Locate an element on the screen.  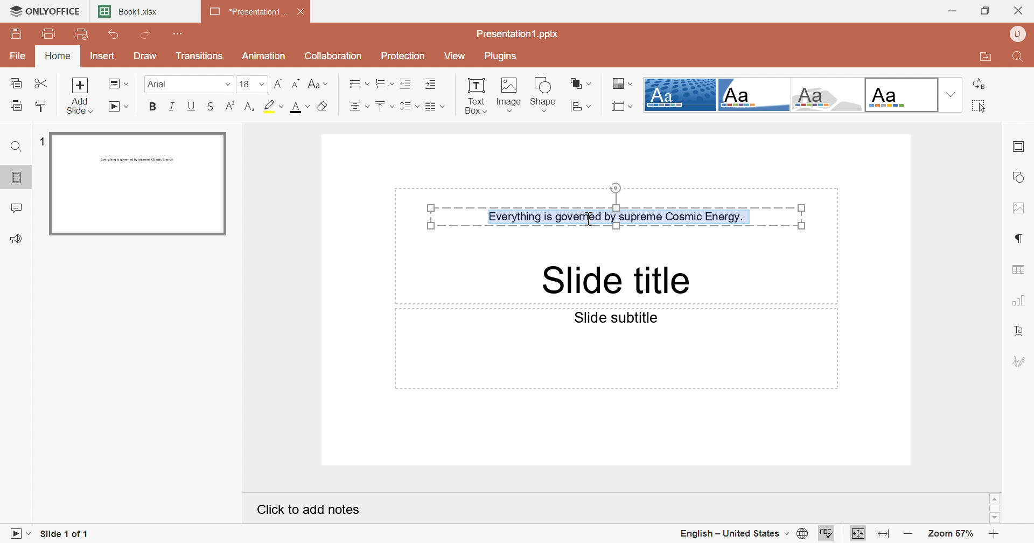
subscript is located at coordinates (250, 106).